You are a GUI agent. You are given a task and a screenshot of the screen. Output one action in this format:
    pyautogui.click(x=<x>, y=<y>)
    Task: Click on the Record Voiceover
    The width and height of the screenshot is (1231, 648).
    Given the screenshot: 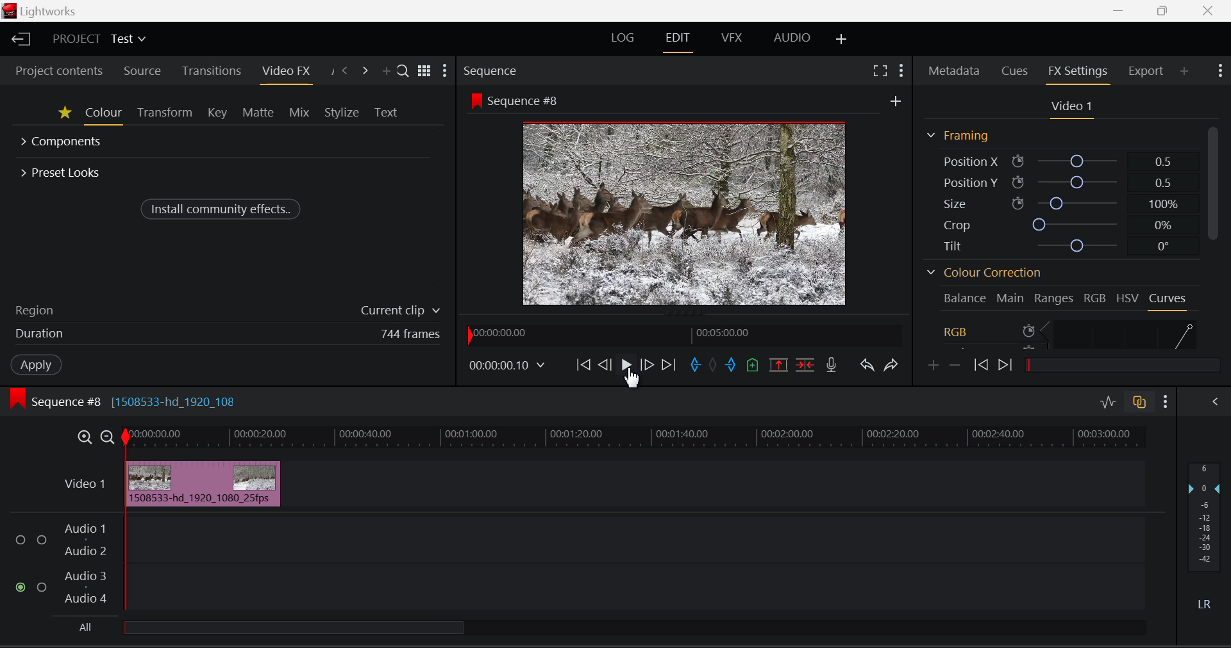 What is the action you would take?
    pyautogui.click(x=830, y=366)
    